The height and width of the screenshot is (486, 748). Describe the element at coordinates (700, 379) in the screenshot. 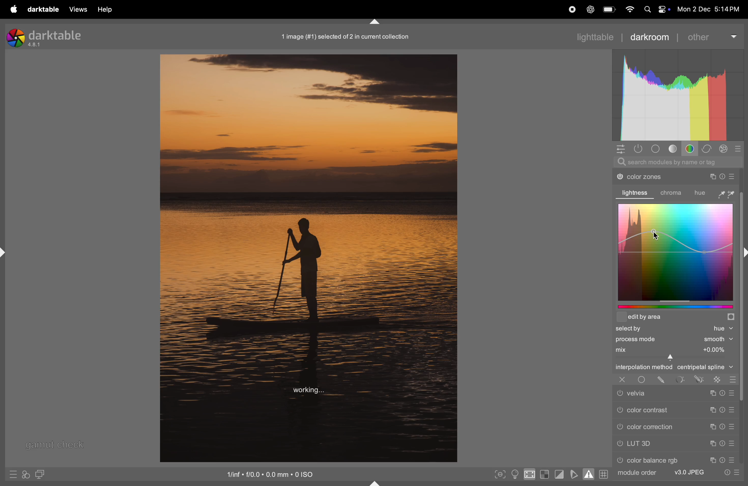

I see `` at that location.